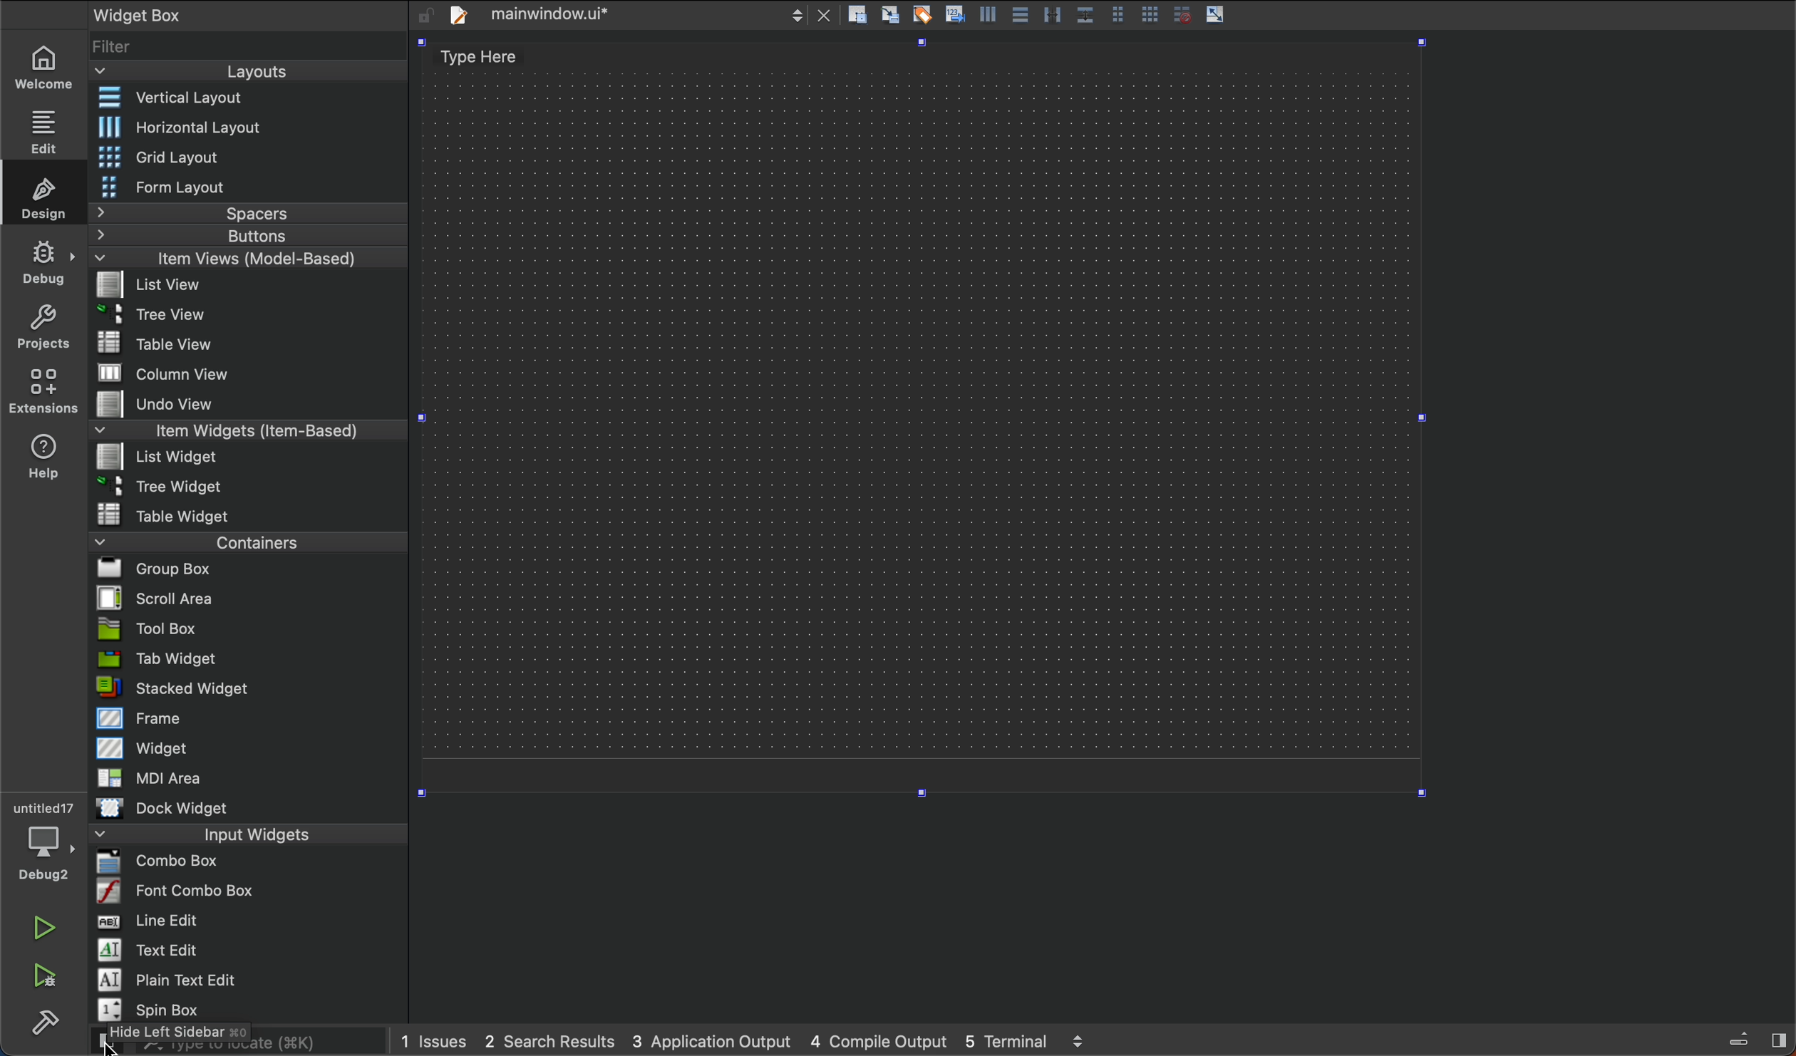  I want to click on Input widgets, so click(252, 834).